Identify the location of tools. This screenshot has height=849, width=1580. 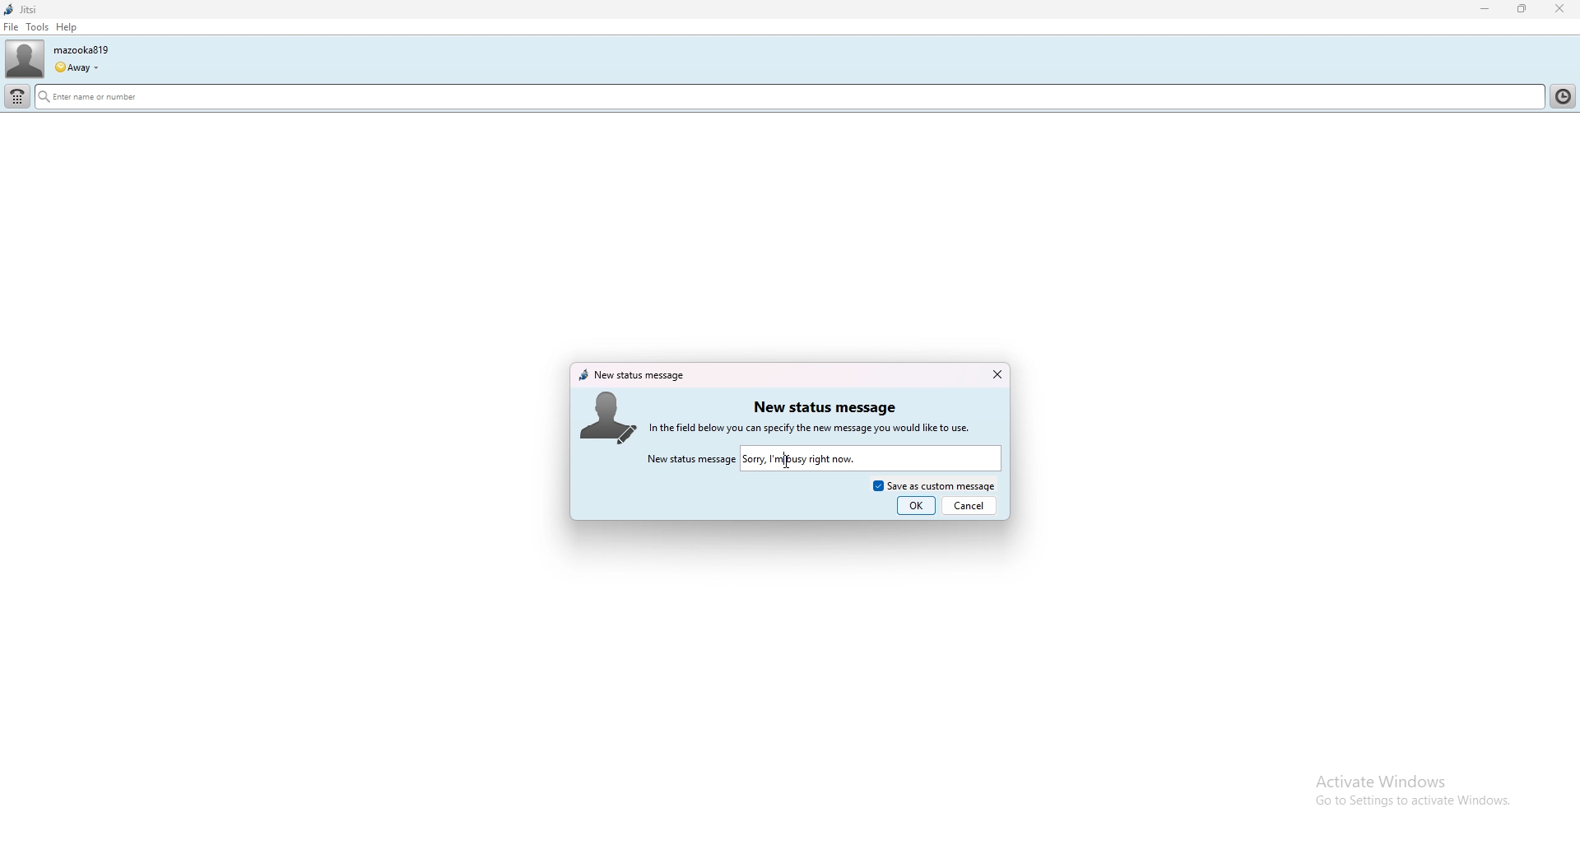
(38, 26).